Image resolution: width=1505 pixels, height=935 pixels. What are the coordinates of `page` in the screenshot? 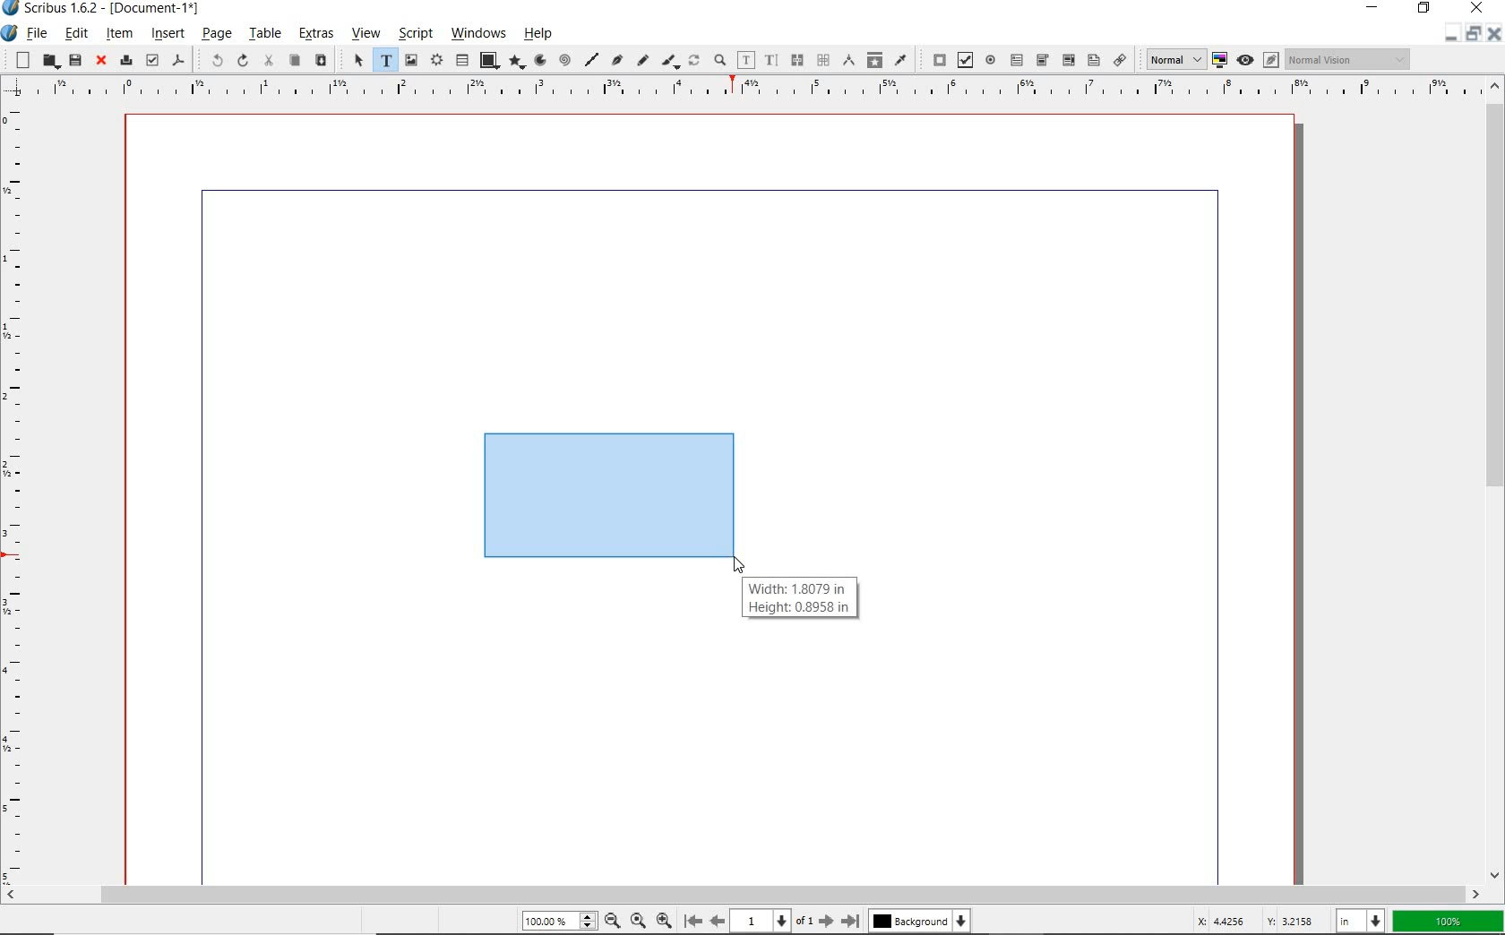 It's located at (215, 36).